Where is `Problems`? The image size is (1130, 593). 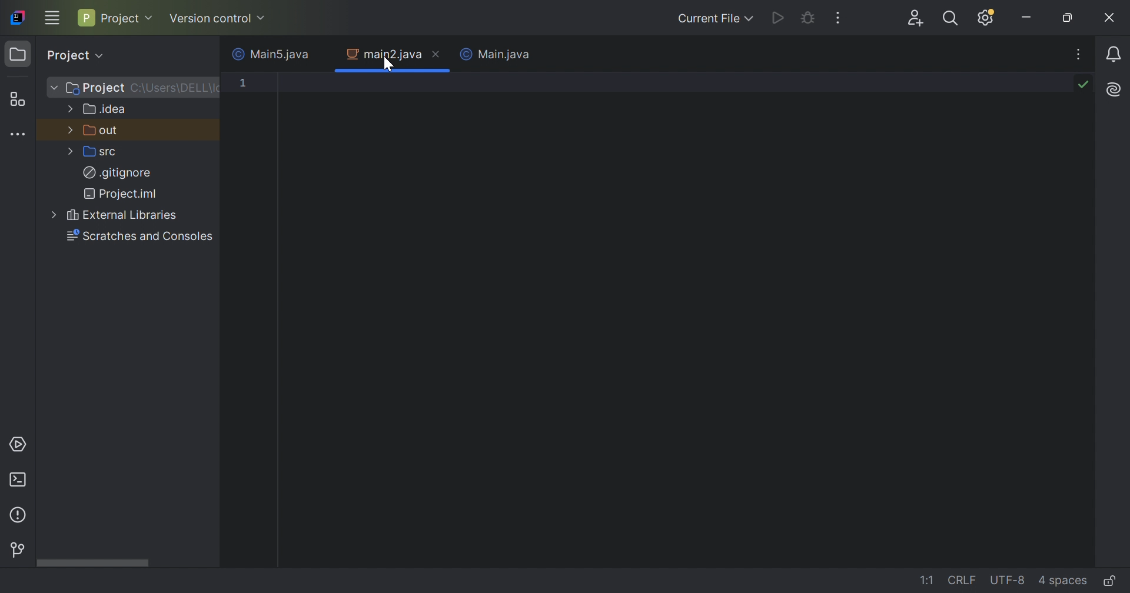 Problems is located at coordinates (18, 516).